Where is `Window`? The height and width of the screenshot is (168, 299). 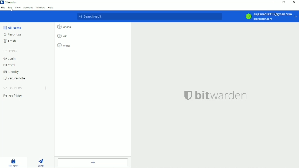 Window is located at coordinates (40, 8).